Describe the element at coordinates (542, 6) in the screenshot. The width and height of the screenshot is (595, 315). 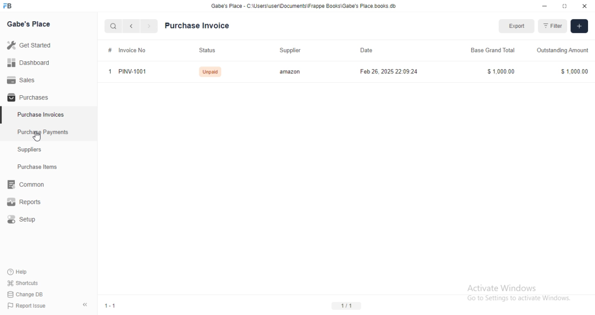
I see `minimize` at that location.